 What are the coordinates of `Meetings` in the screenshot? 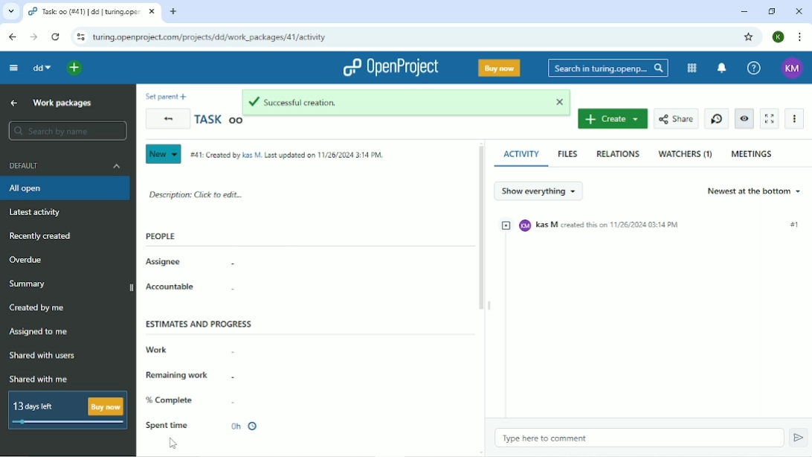 It's located at (753, 153).